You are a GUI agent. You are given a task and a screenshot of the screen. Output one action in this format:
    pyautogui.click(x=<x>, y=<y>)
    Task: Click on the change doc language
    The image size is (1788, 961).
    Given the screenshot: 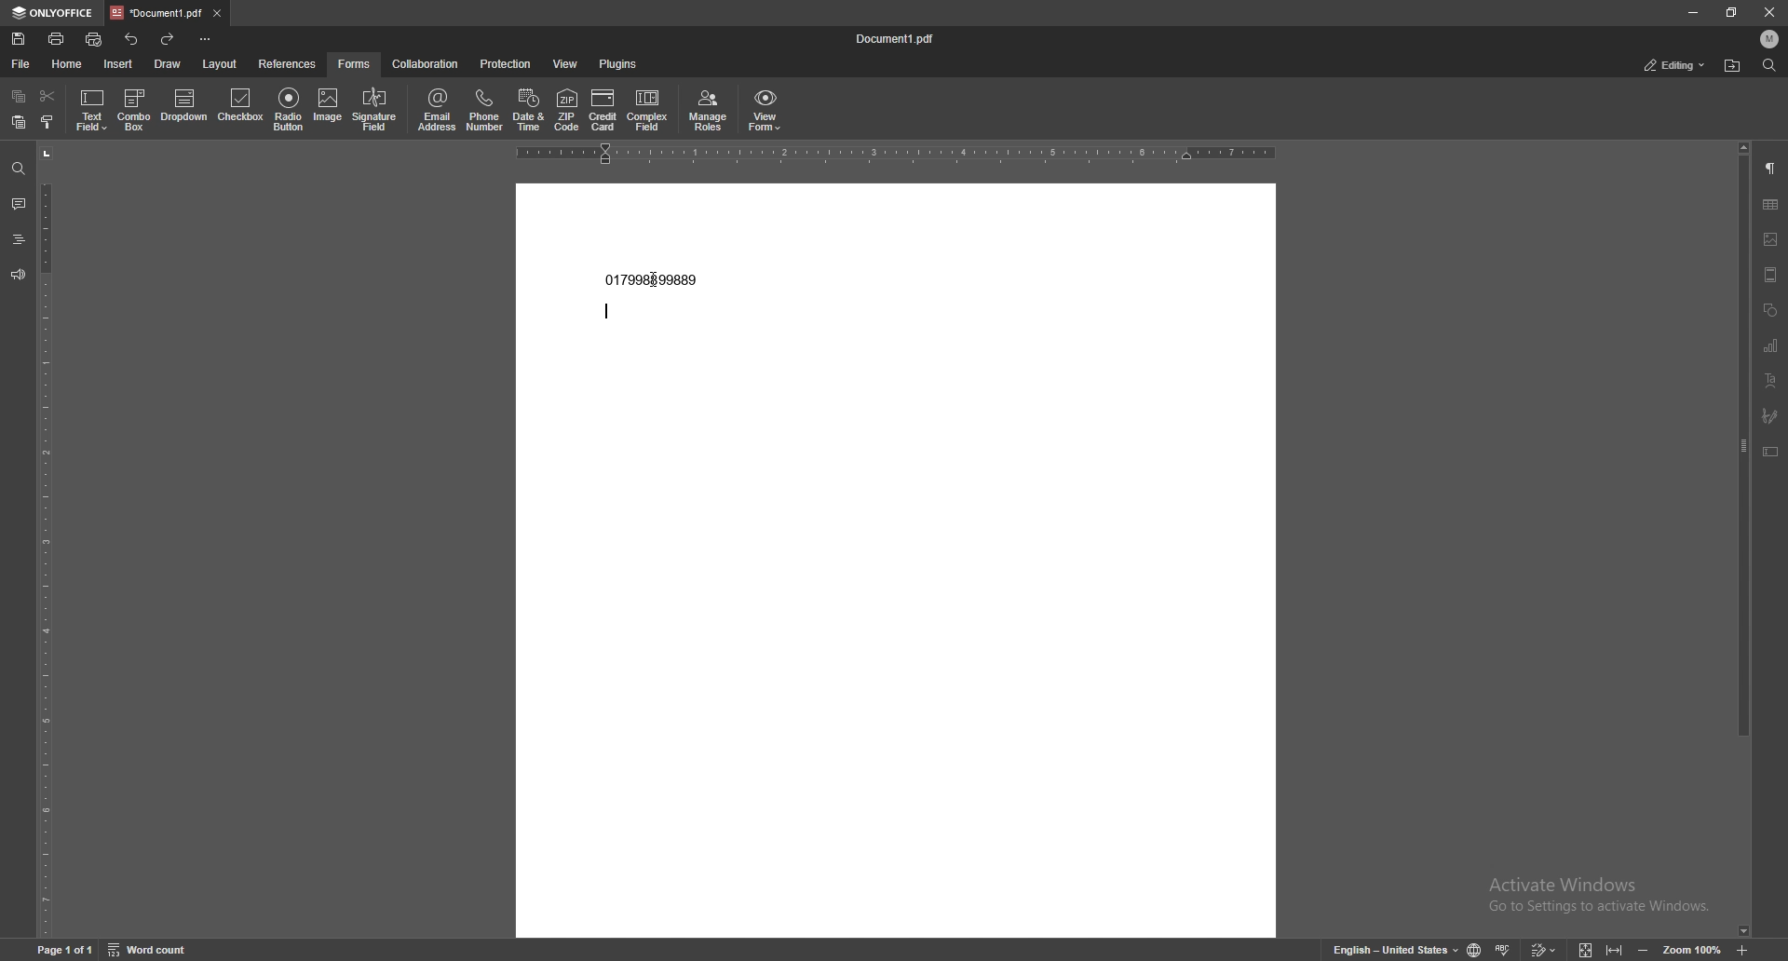 What is the action you would take?
    pyautogui.click(x=1476, y=950)
    